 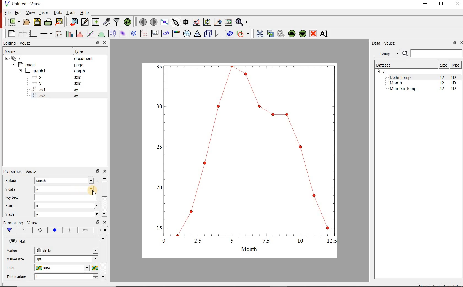 I want to click on close, so click(x=104, y=43).